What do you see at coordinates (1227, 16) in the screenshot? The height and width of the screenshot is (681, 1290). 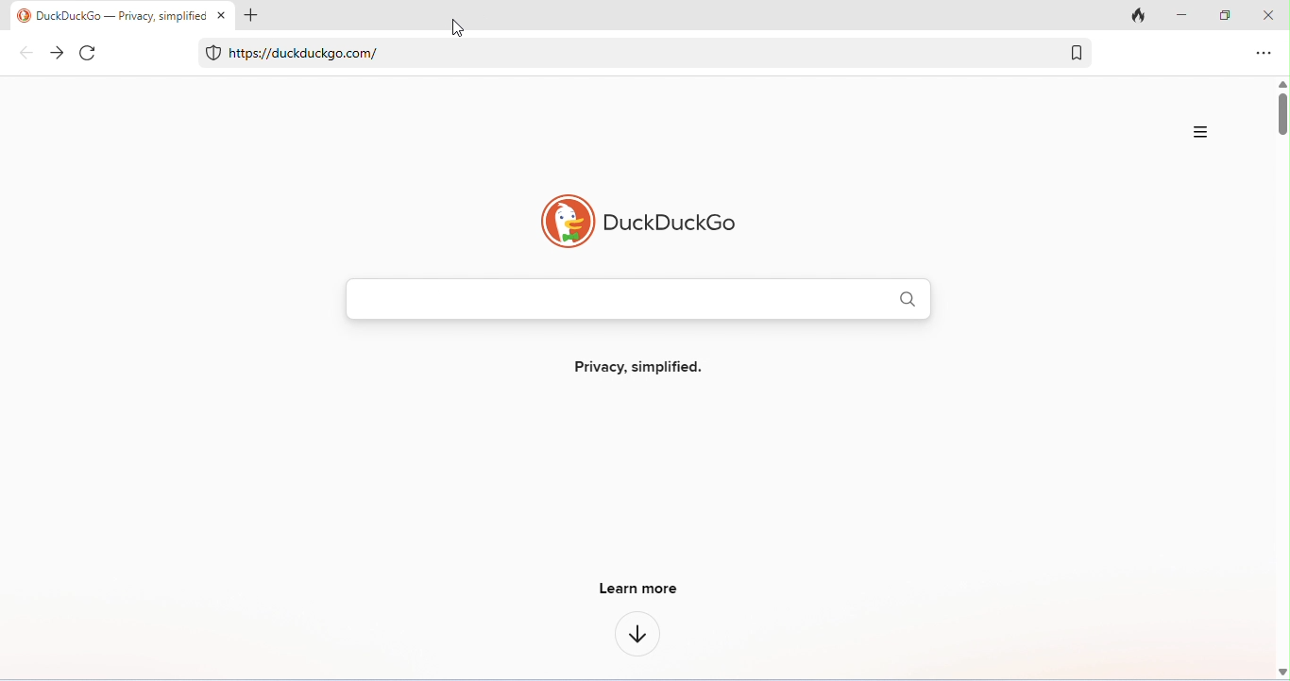 I see `maximize` at bounding box center [1227, 16].